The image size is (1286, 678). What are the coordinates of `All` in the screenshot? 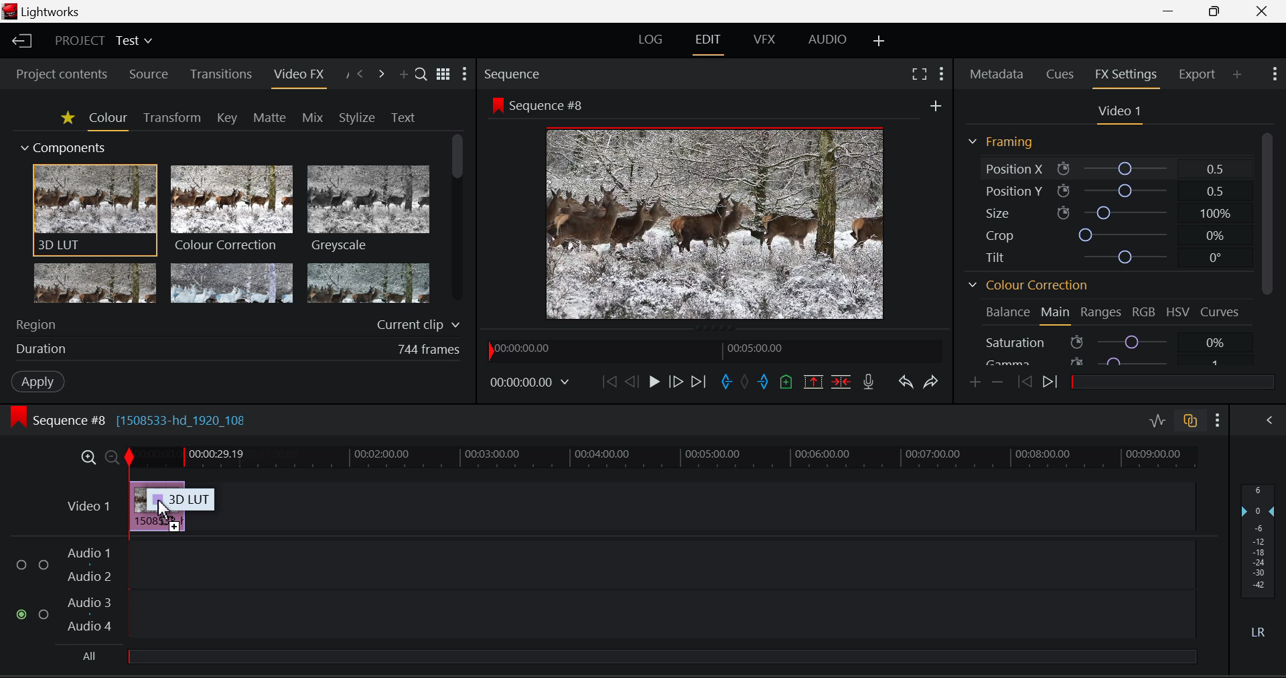 It's located at (638, 655).